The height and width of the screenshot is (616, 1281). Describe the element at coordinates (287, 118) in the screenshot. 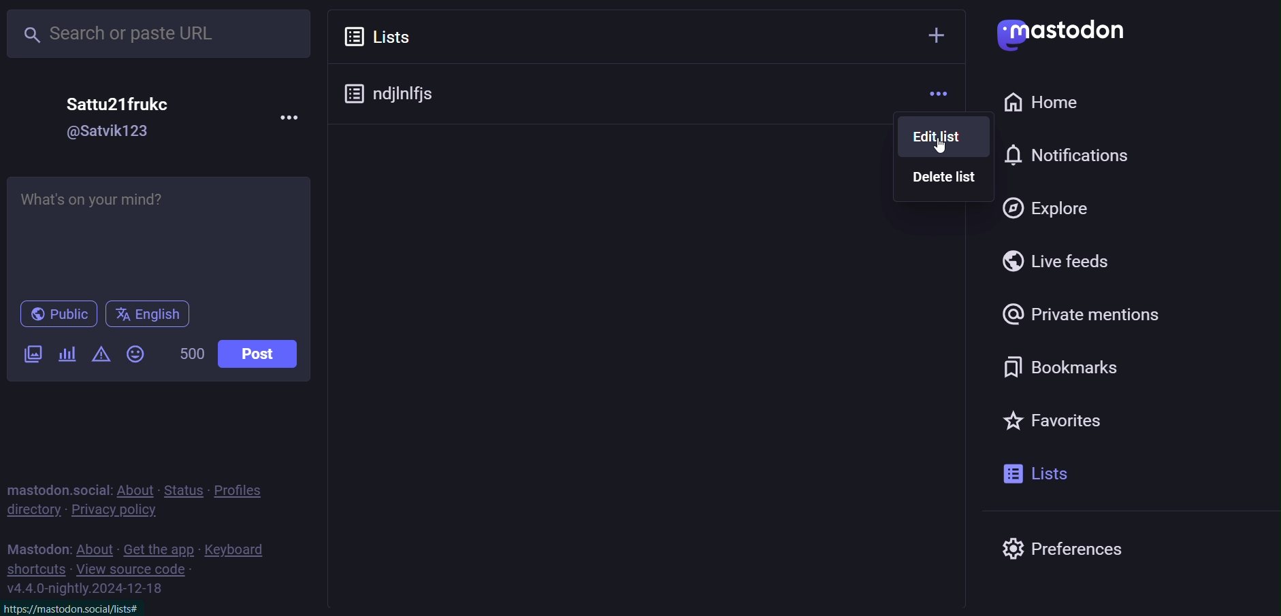

I see `more` at that location.